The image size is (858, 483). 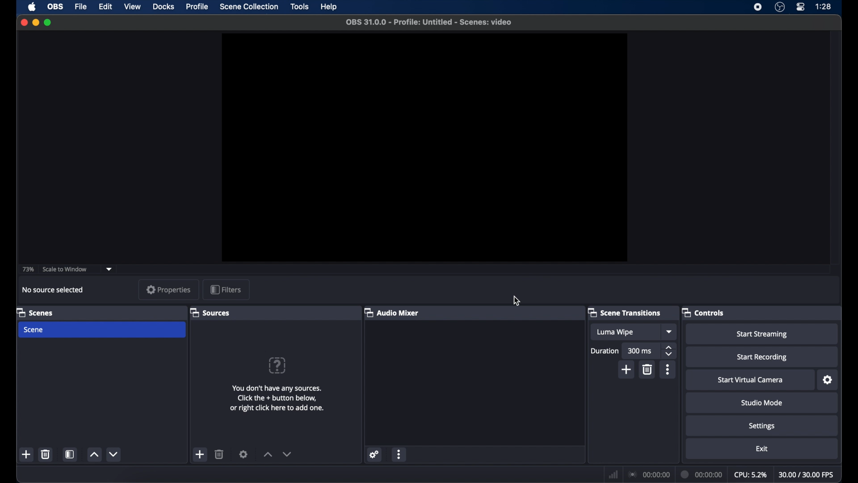 What do you see at coordinates (244, 454) in the screenshot?
I see `settings` at bounding box center [244, 454].